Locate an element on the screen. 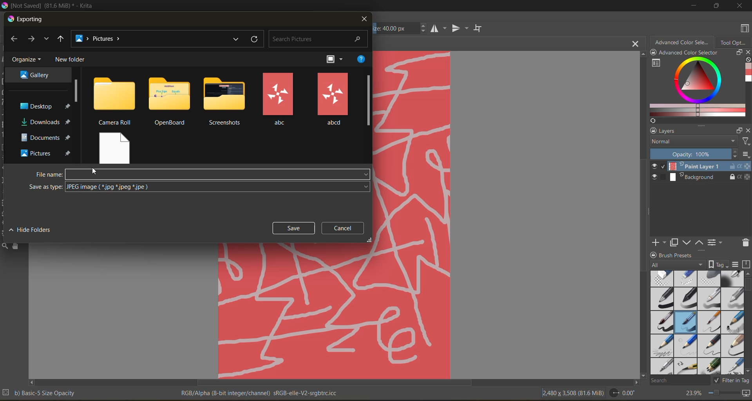 The image size is (752, 401). file name and app name is located at coordinates (50, 6).